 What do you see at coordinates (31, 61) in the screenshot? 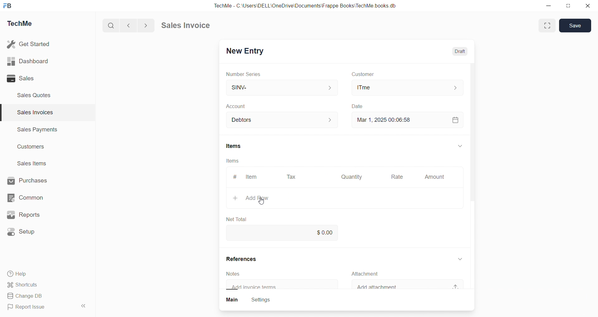
I see `ull Dashboard` at bounding box center [31, 61].